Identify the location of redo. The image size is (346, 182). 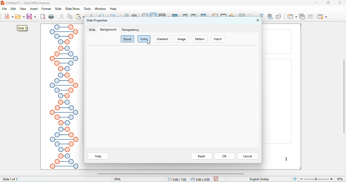
(115, 16).